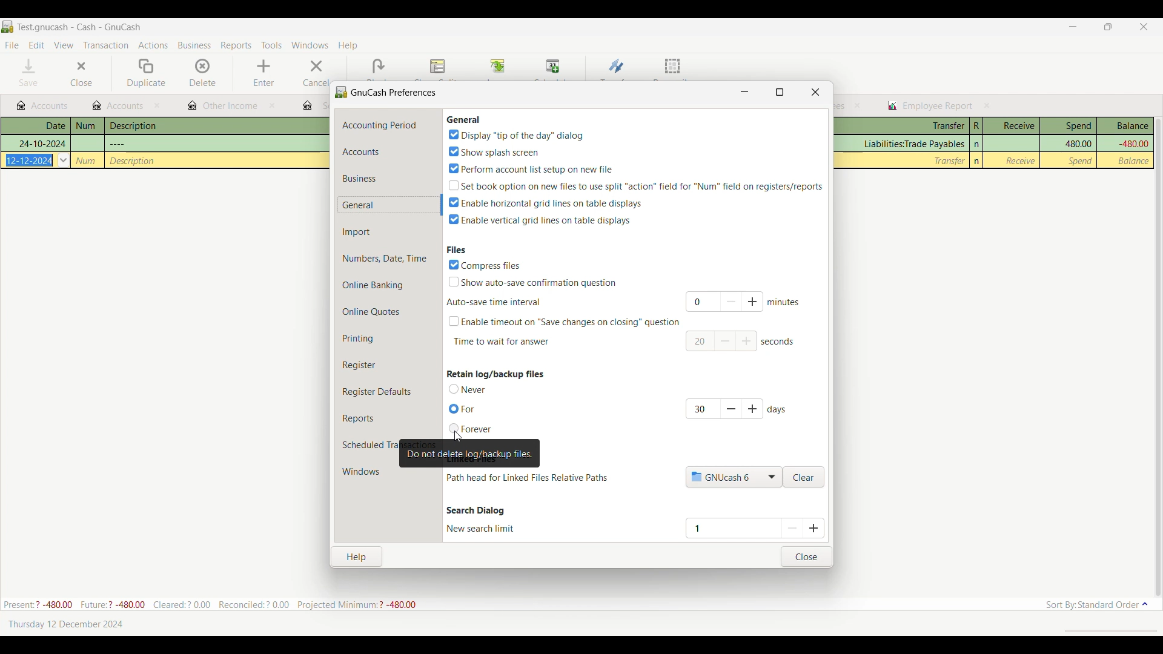 Image resolution: width=1163 pixels, height=654 pixels. Describe the element at coordinates (1135, 161) in the screenshot. I see `Balance column` at that location.